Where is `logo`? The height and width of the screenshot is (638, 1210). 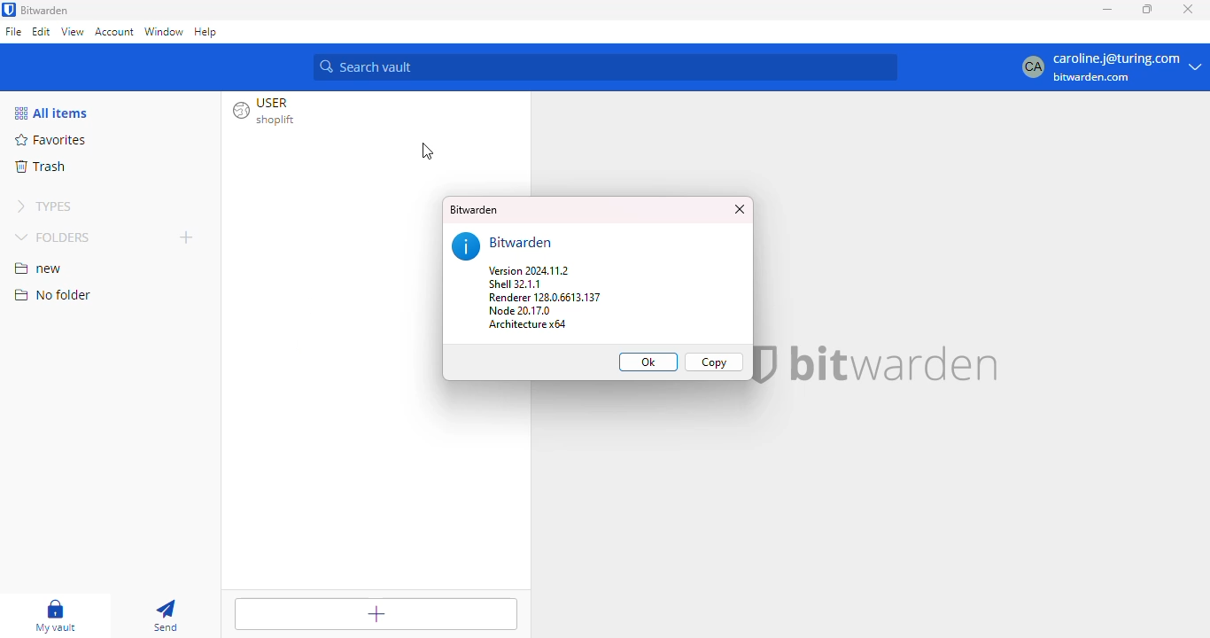
logo is located at coordinates (9, 10).